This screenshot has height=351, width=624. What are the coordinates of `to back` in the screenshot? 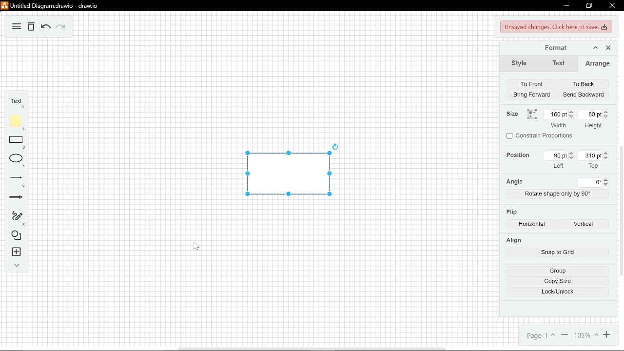 It's located at (585, 84).